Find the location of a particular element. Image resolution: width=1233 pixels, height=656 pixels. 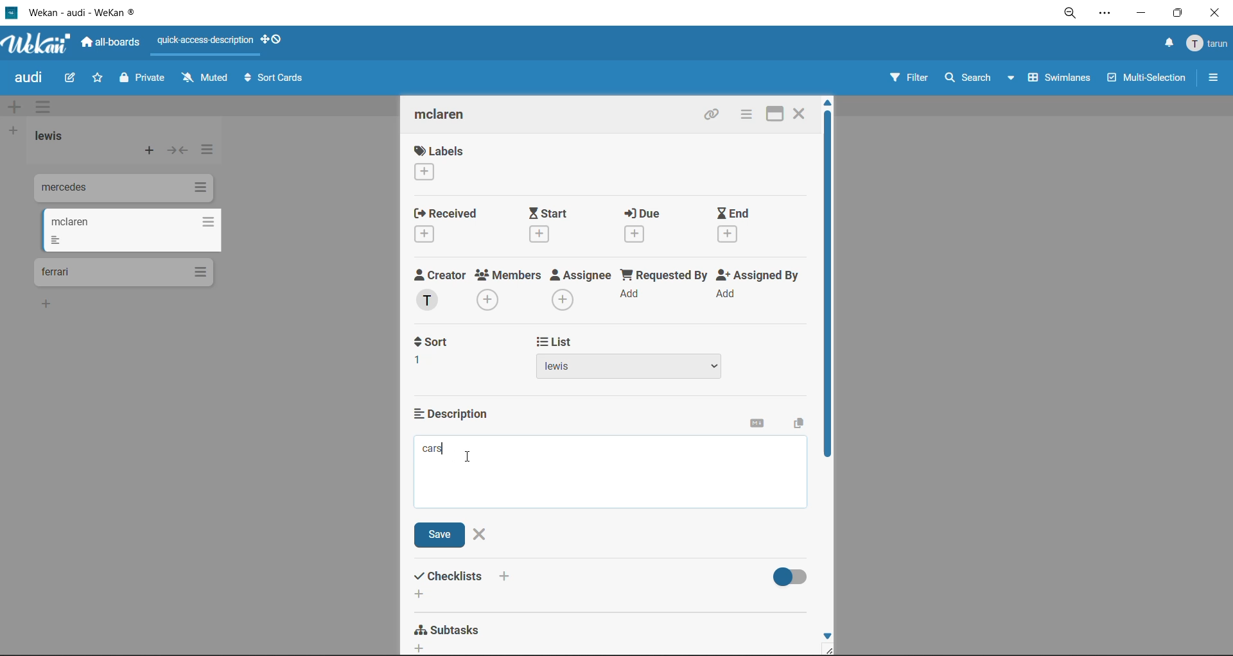

save is located at coordinates (442, 535).